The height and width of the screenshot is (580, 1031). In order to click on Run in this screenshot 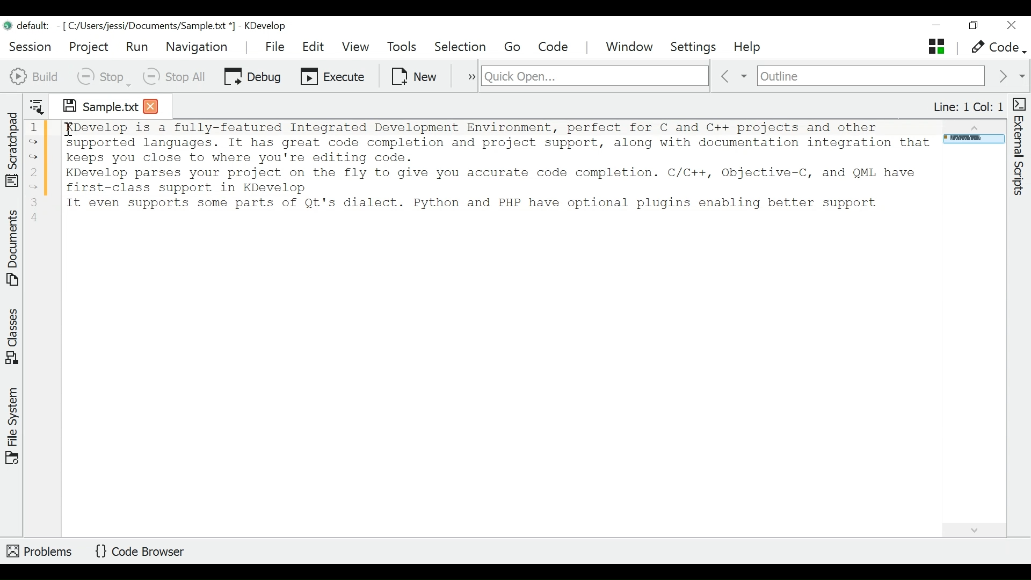, I will do `click(137, 46)`.